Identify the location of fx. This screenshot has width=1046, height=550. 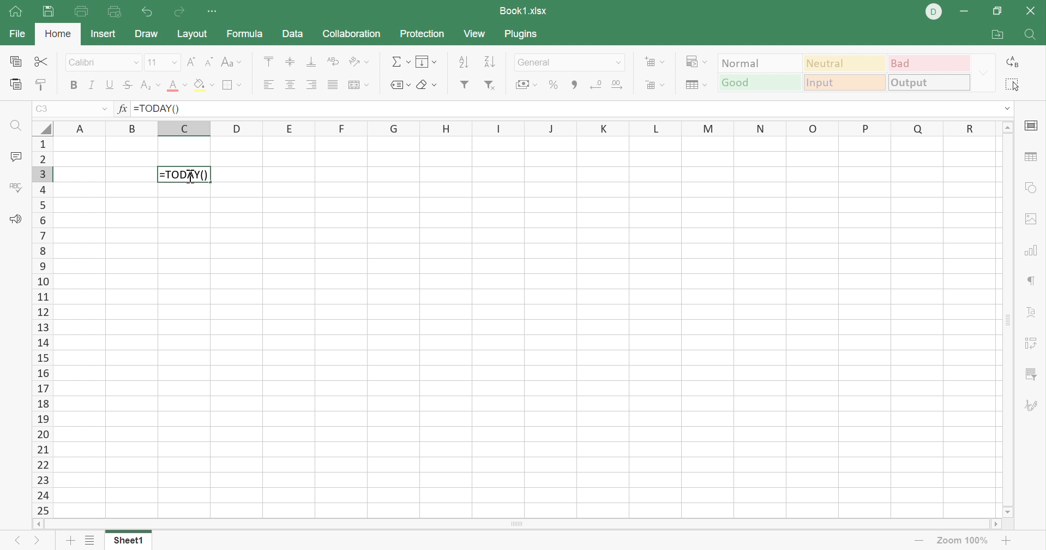
(122, 109).